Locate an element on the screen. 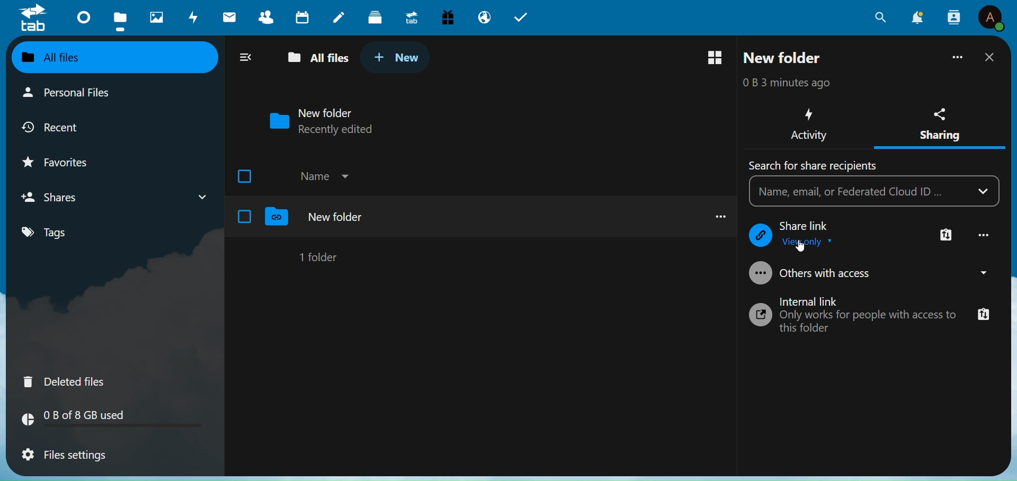 The height and width of the screenshot is (481, 1017). Shares drop down is located at coordinates (198, 195).